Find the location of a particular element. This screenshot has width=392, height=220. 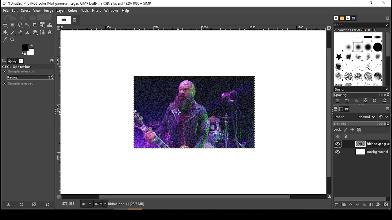

move layer on step down is located at coordinates (359, 205).